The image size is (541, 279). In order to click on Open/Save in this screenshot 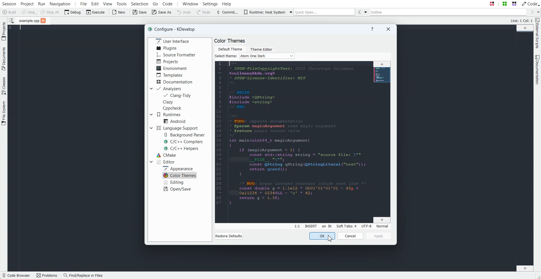, I will do `click(178, 189)`.